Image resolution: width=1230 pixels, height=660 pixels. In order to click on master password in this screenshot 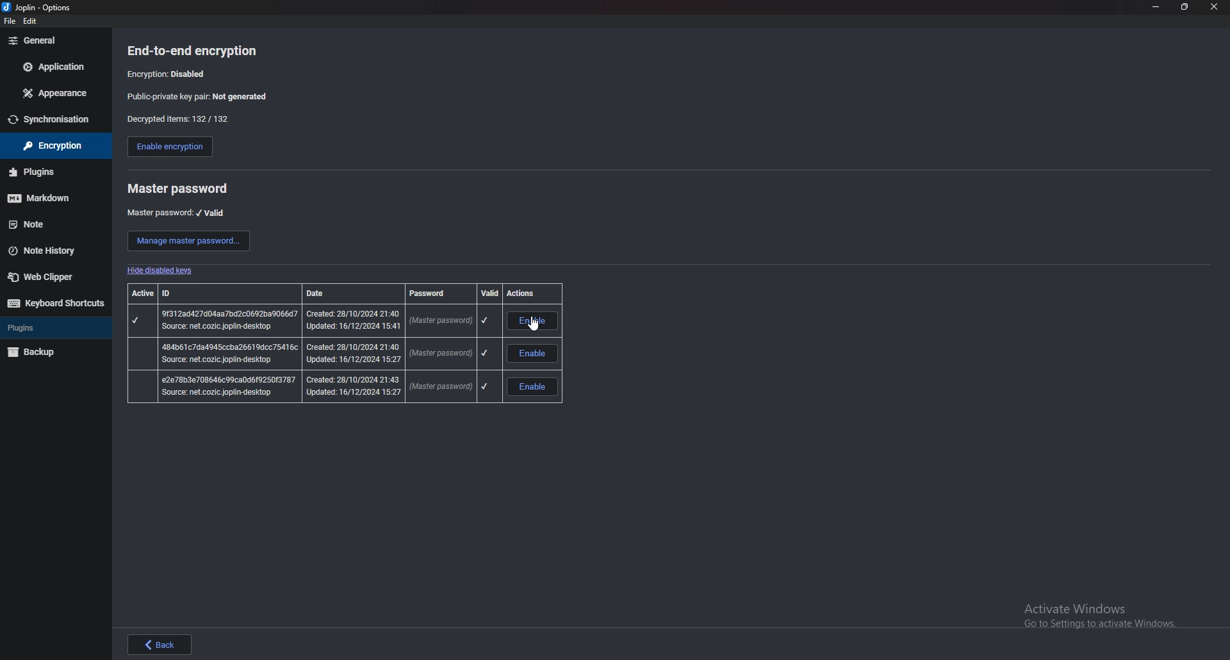, I will do `click(312, 321)`.